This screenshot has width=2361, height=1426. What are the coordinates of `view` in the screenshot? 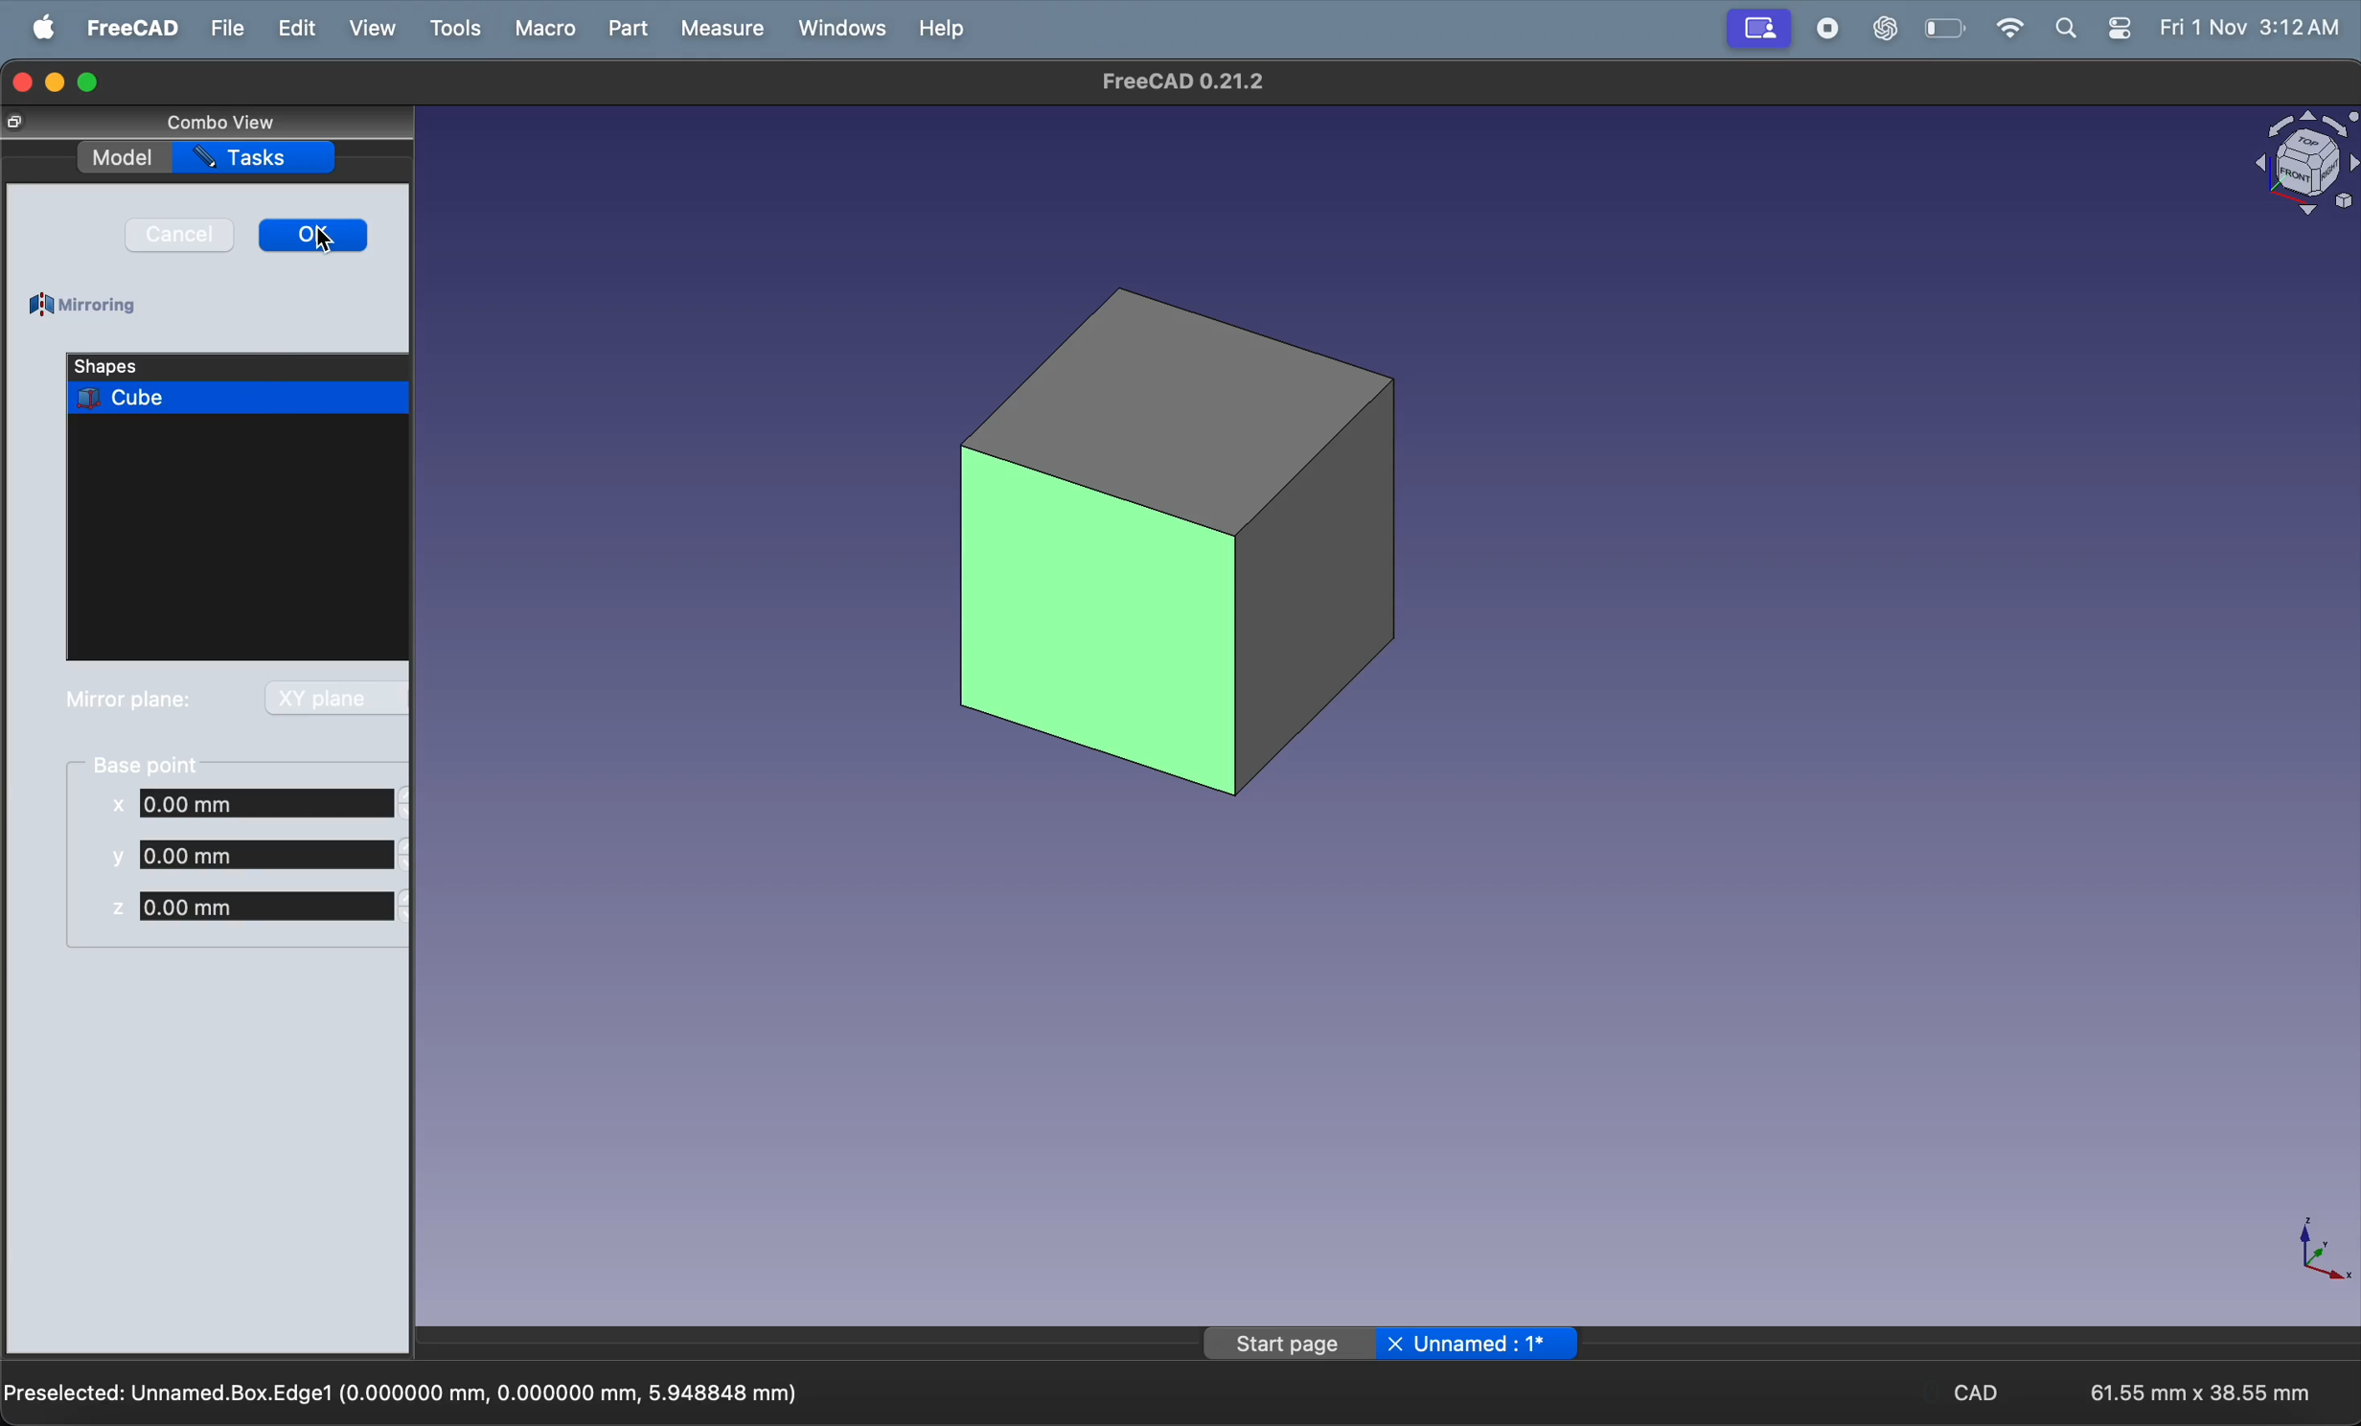 It's located at (372, 28).